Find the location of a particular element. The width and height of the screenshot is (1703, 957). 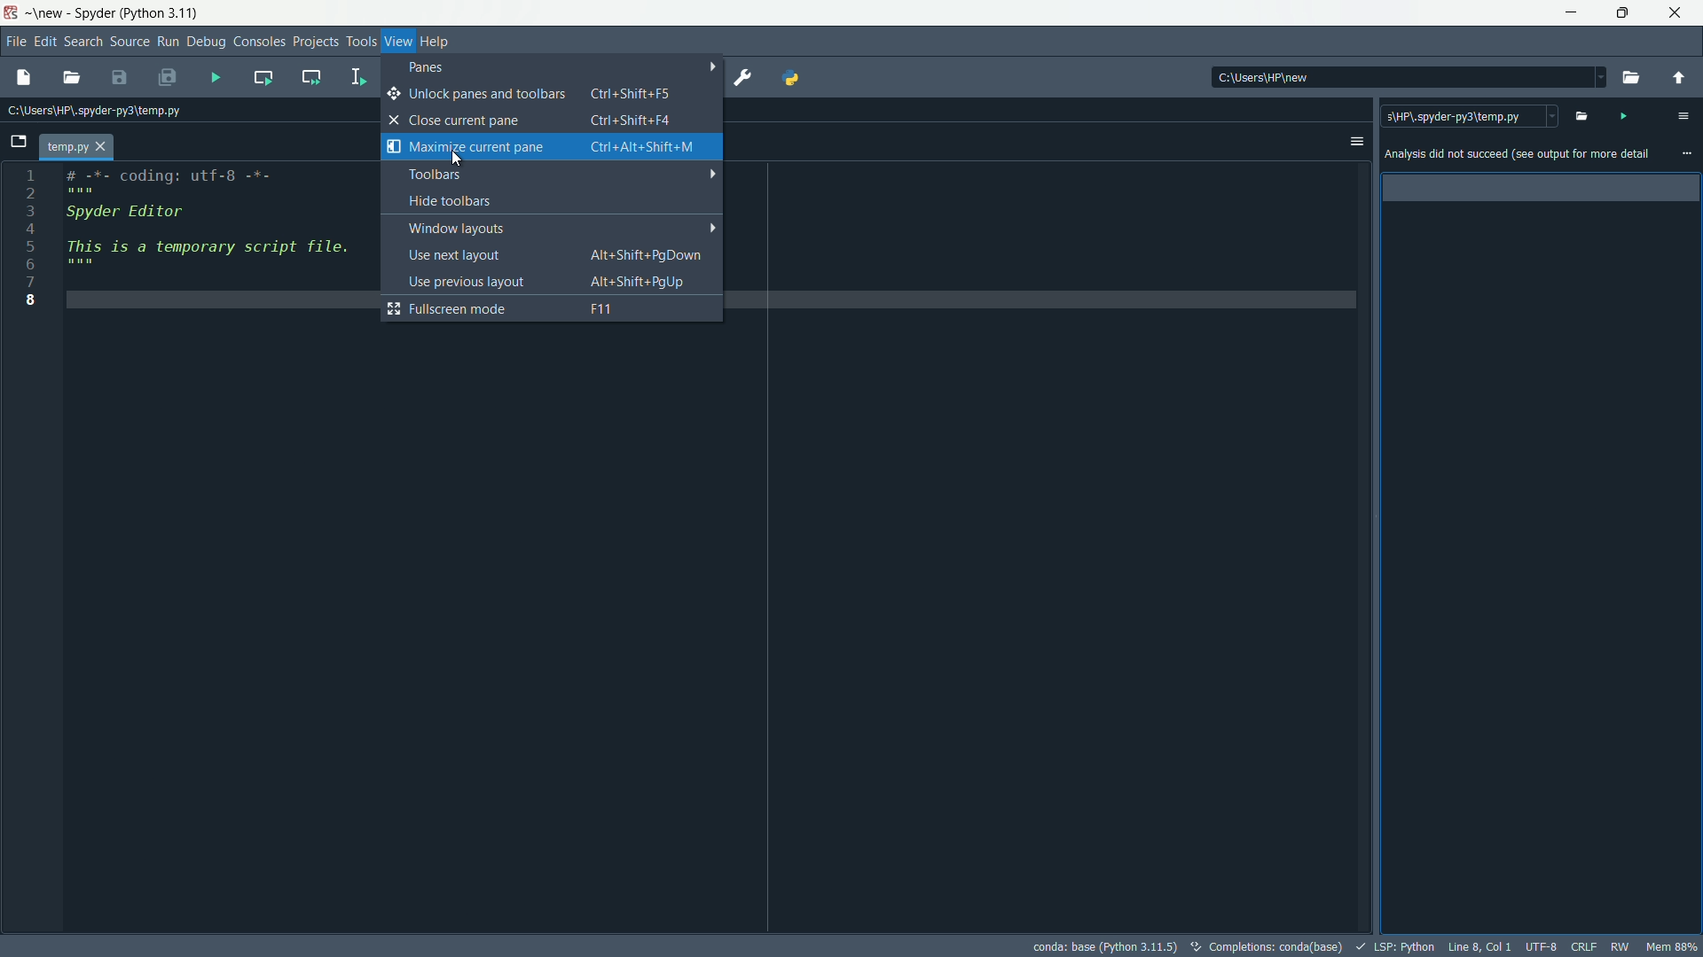

6 is located at coordinates (34, 264).